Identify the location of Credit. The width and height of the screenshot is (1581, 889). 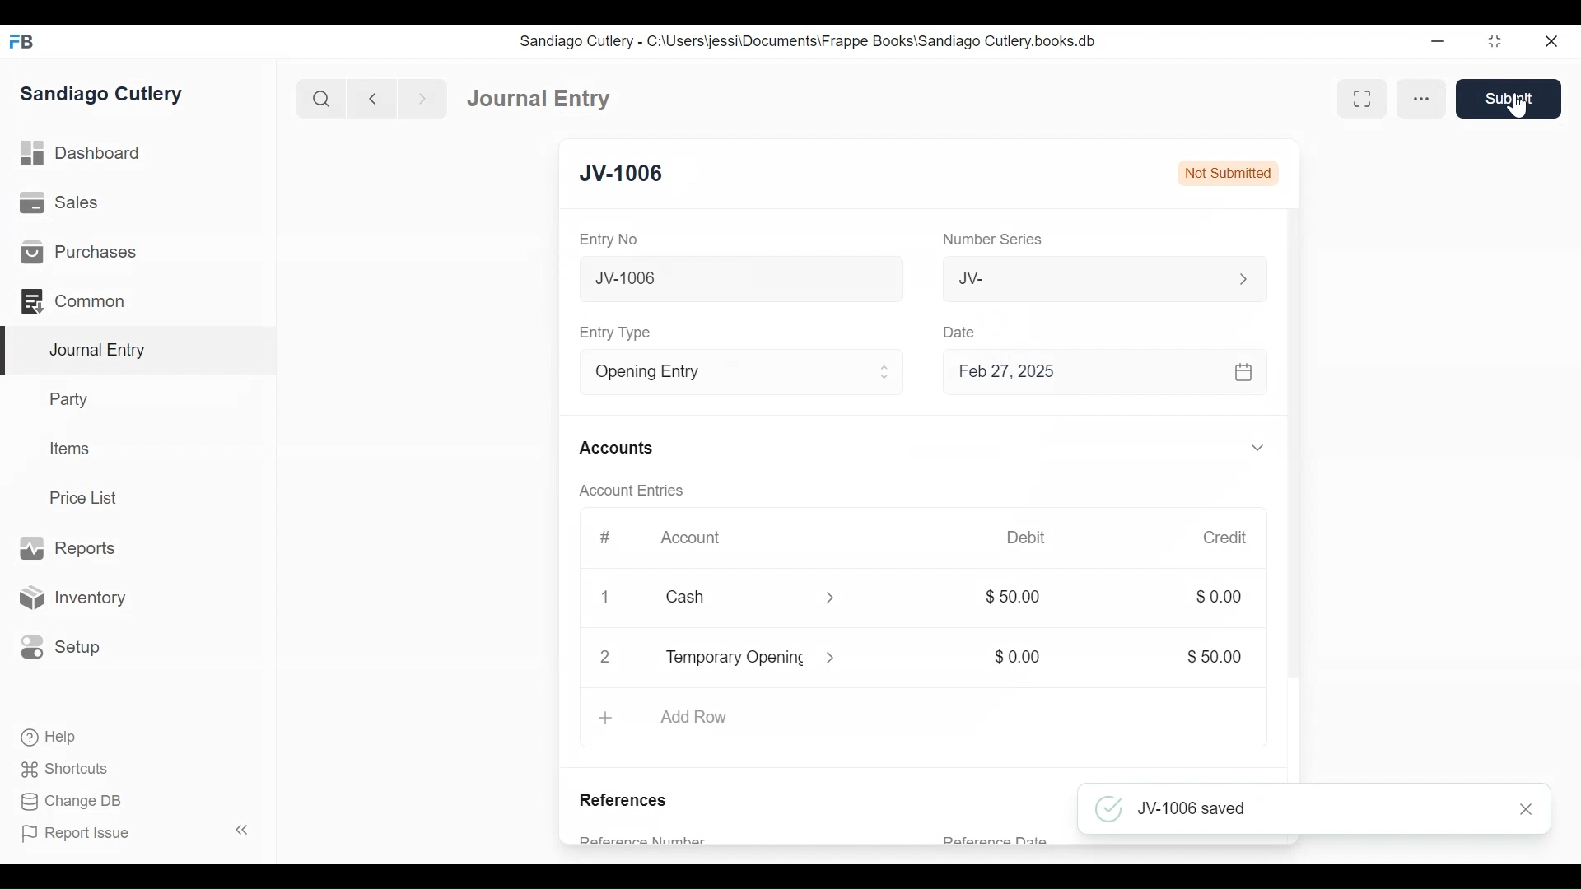
(1227, 538).